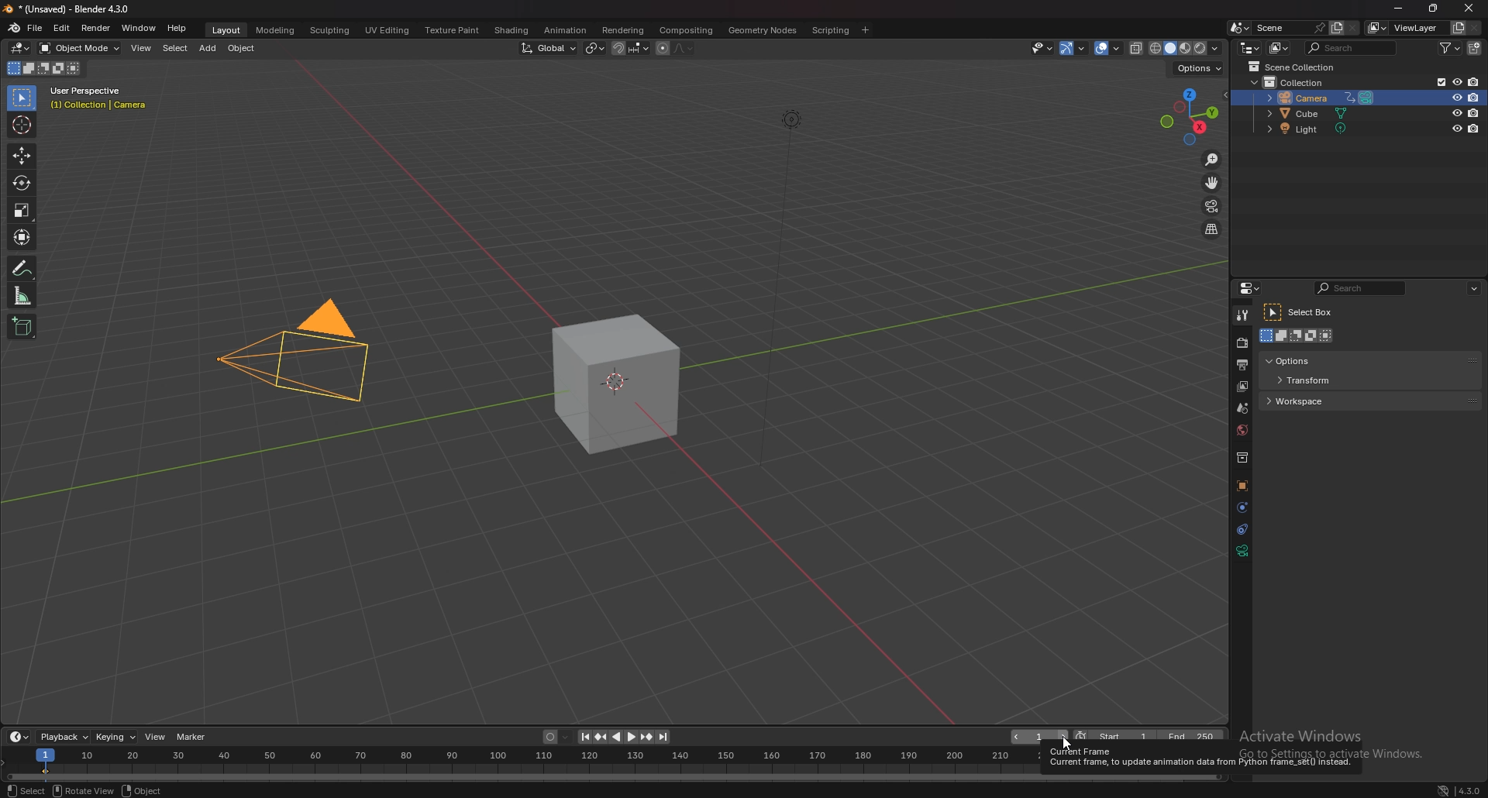  Describe the element at coordinates (1311, 114) in the screenshot. I see `cube` at that location.